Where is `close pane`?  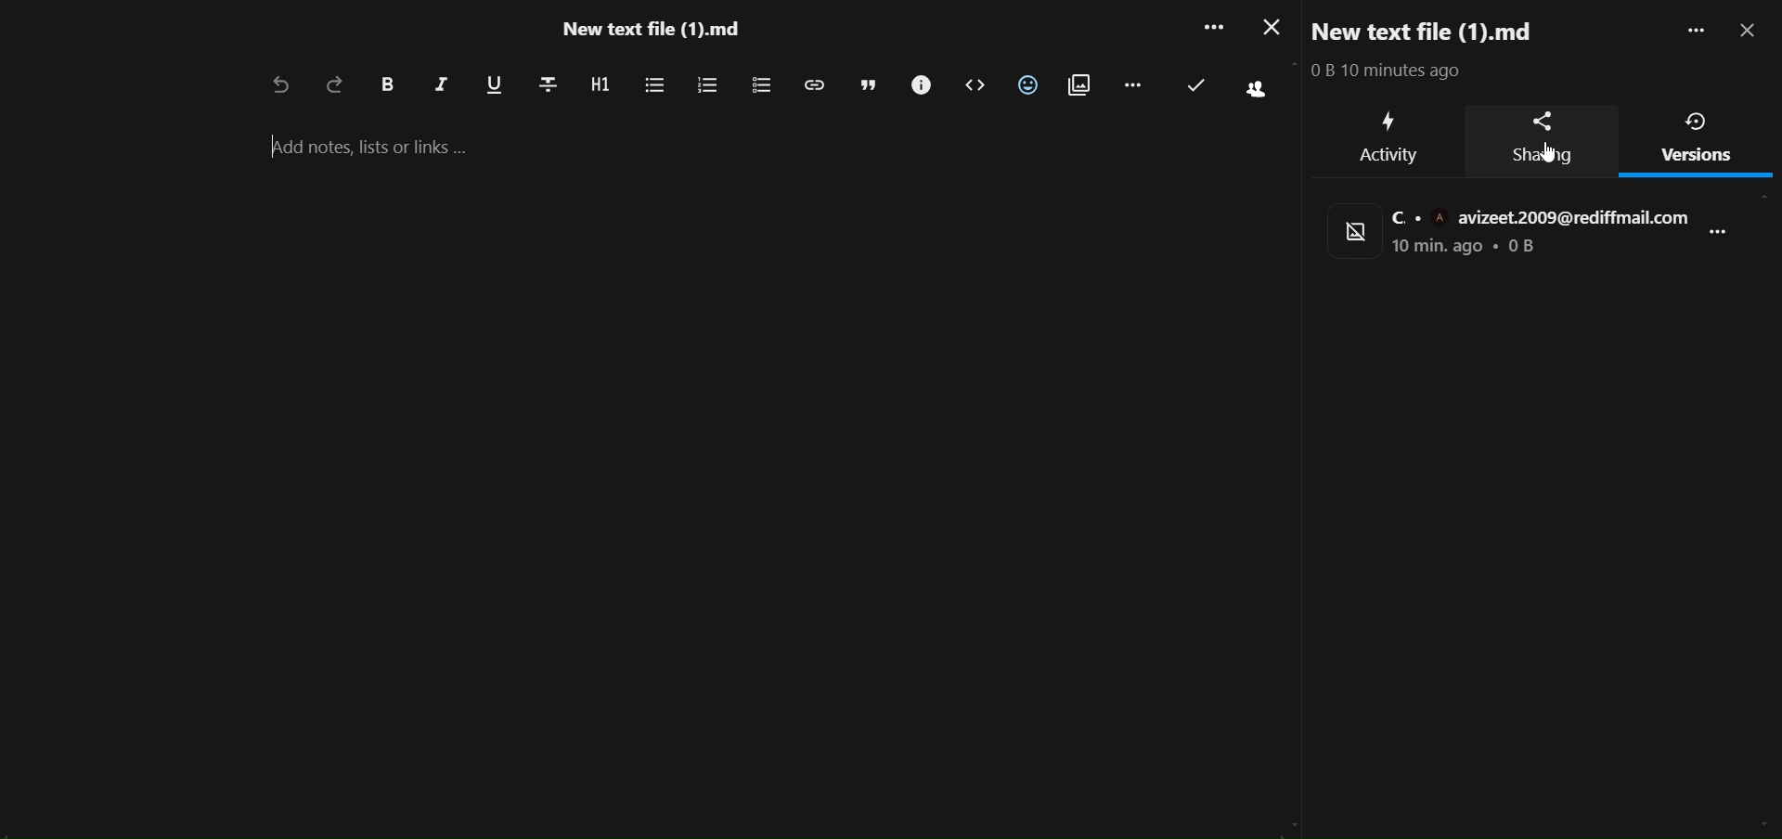
close pane is located at coordinates (1750, 32).